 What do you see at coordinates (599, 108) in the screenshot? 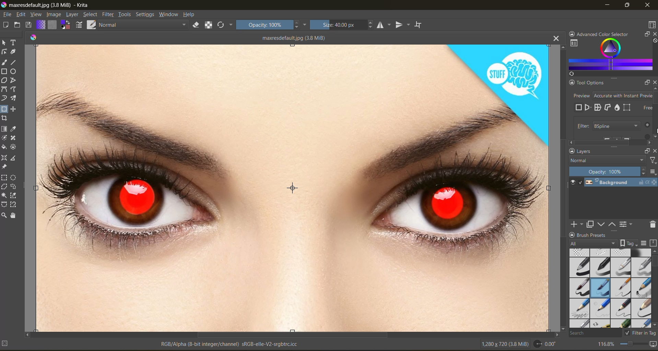
I see `warp` at bounding box center [599, 108].